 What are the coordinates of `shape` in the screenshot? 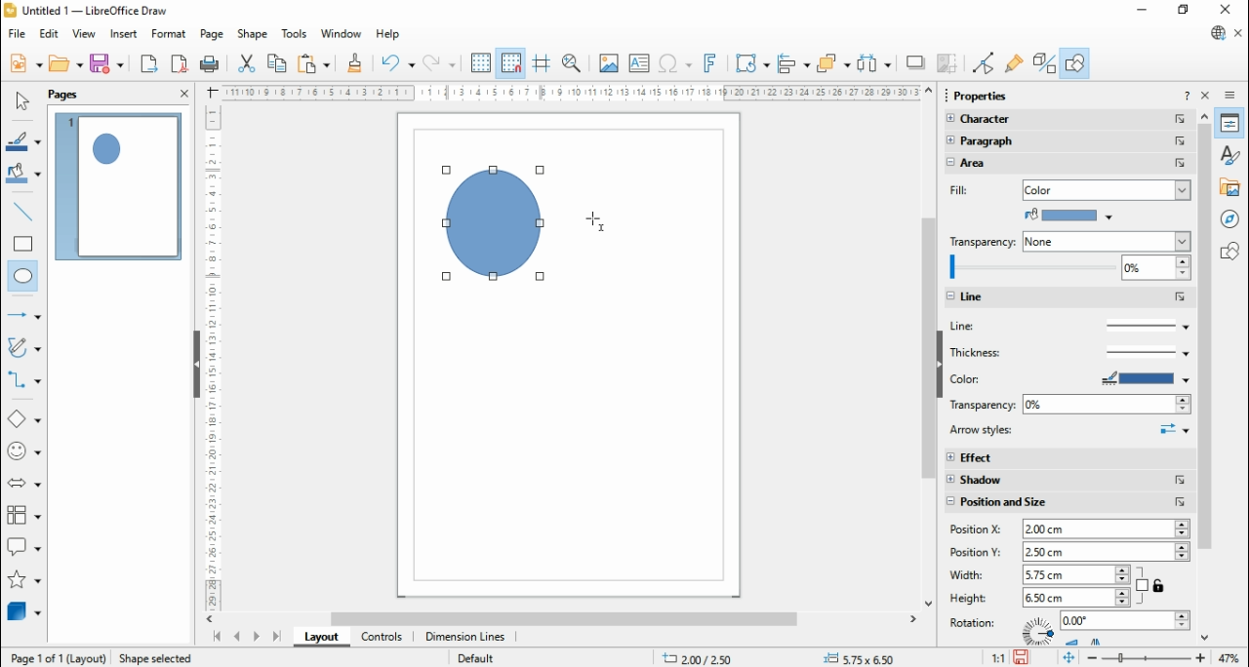 It's located at (252, 34).